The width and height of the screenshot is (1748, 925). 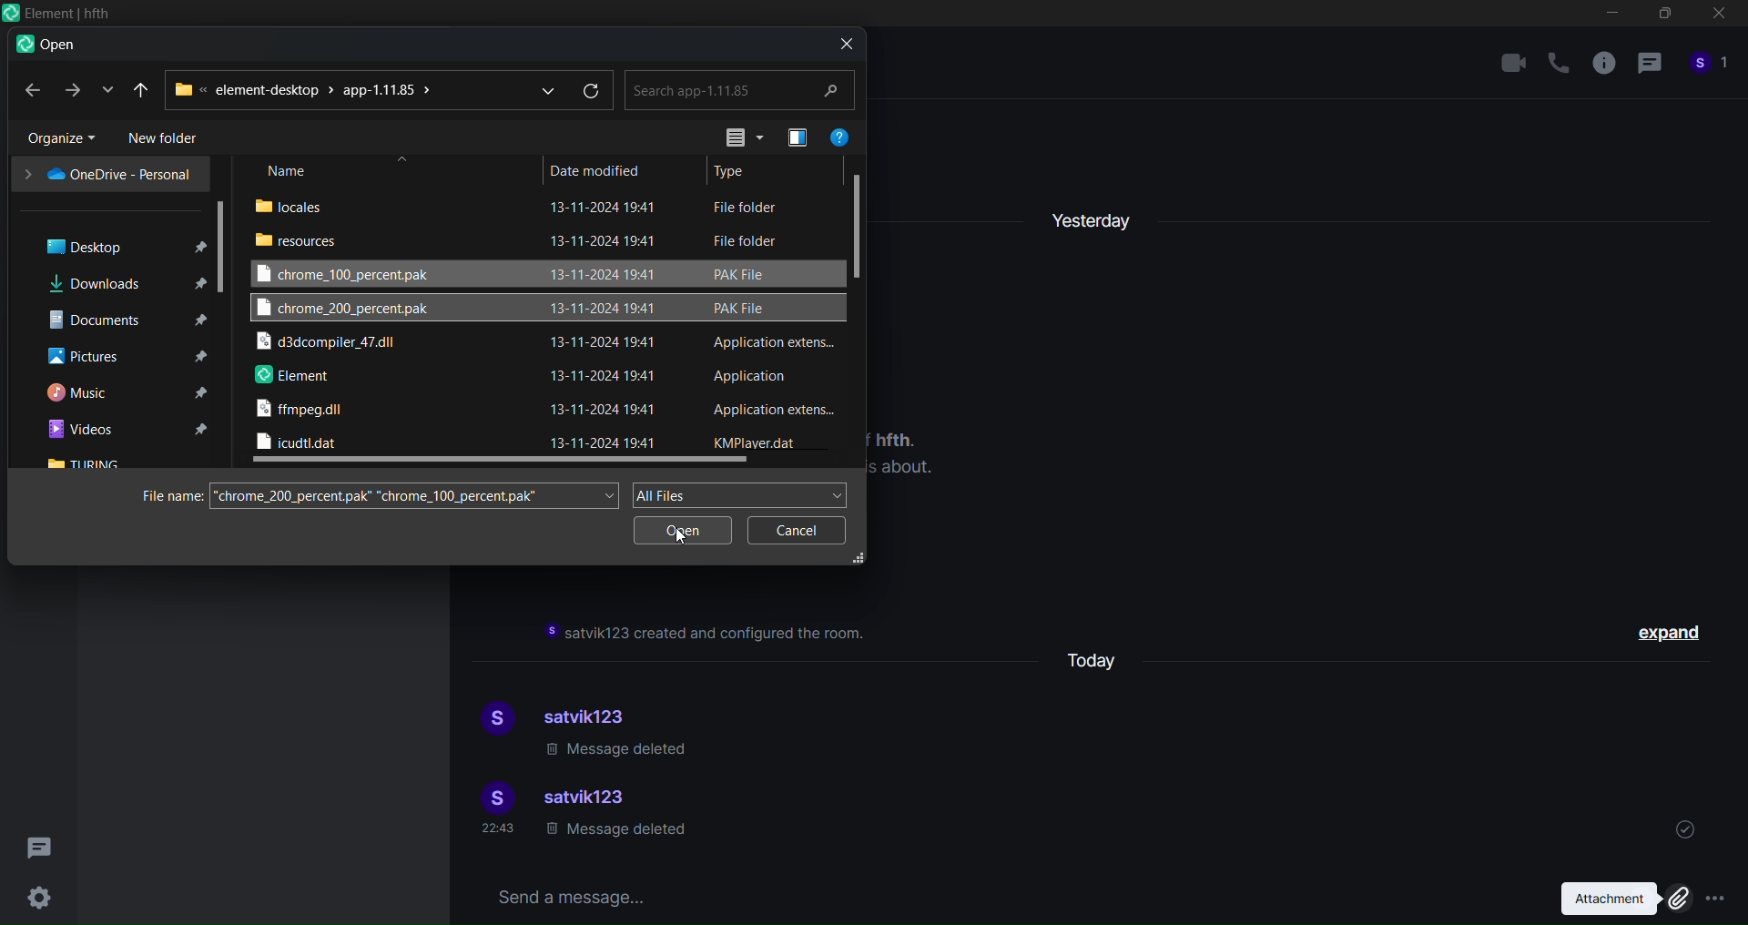 What do you see at coordinates (1673, 635) in the screenshot?
I see `expand` at bounding box center [1673, 635].